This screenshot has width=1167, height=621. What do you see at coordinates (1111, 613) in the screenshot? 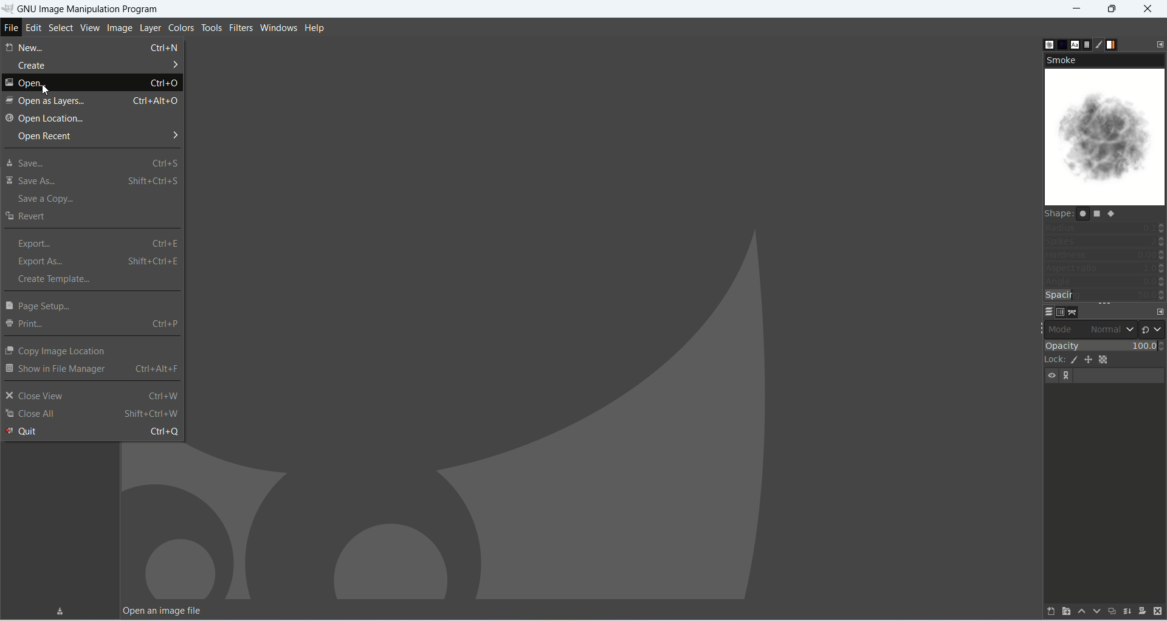
I see `create a duplicate` at bounding box center [1111, 613].